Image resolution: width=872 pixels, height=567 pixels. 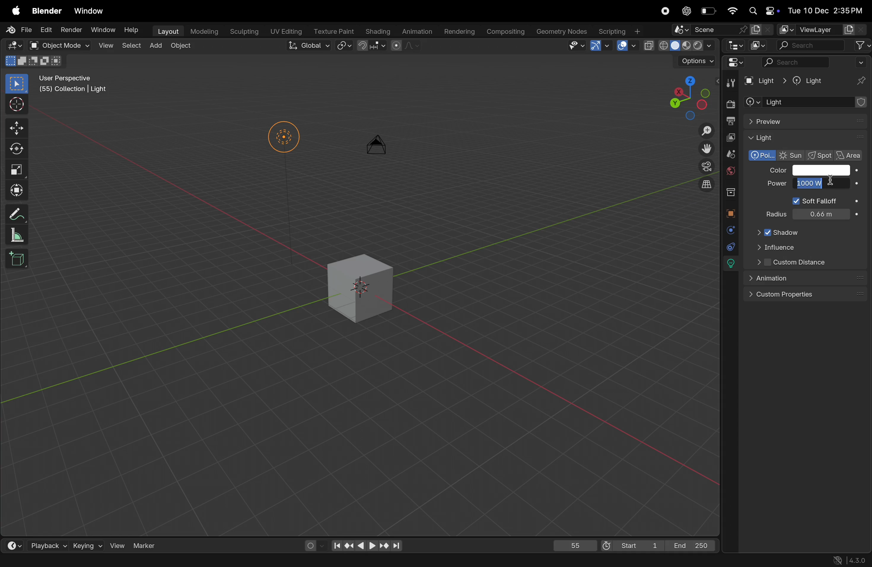 I want to click on cursor, so click(x=17, y=104).